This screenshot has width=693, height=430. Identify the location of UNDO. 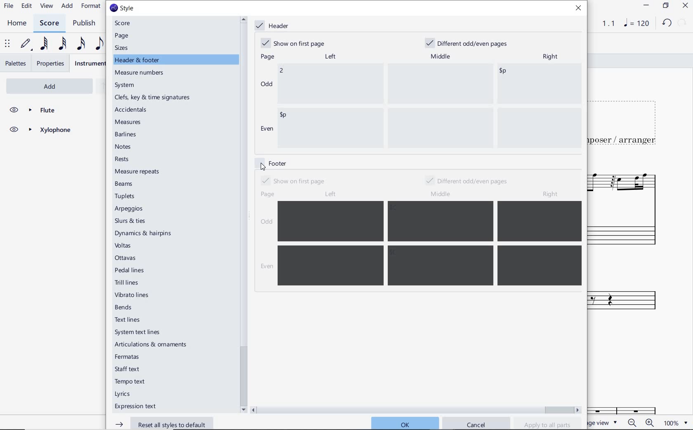
(666, 23).